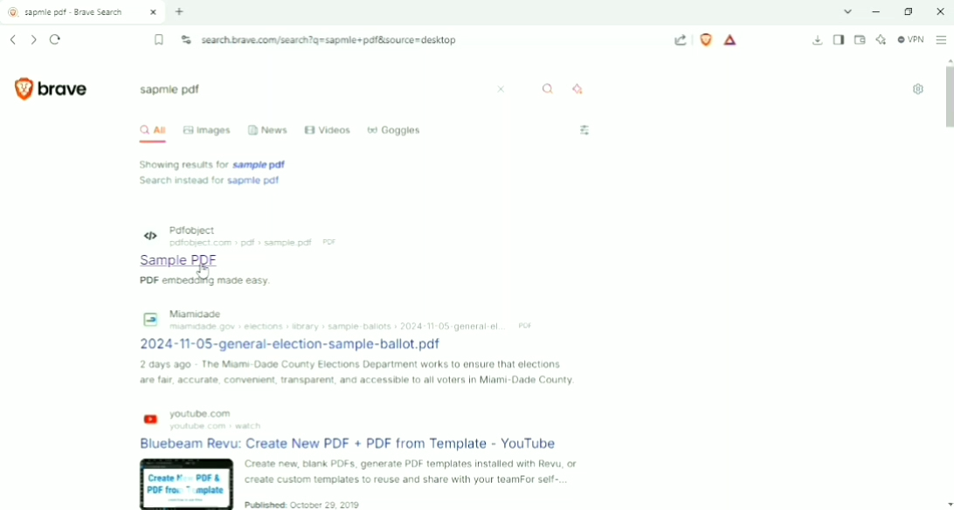  I want to click on Rewards, so click(731, 40).